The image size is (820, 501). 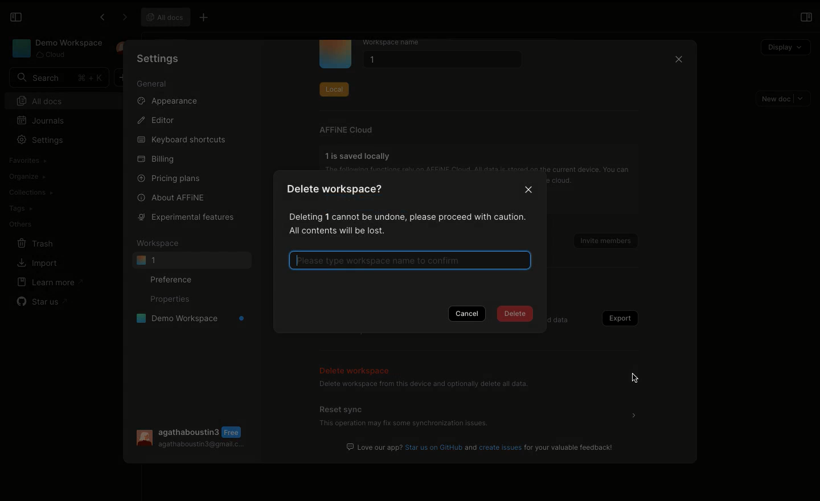 What do you see at coordinates (160, 243) in the screenshot?
I see `Workspace` at bounding box center [160, 243].